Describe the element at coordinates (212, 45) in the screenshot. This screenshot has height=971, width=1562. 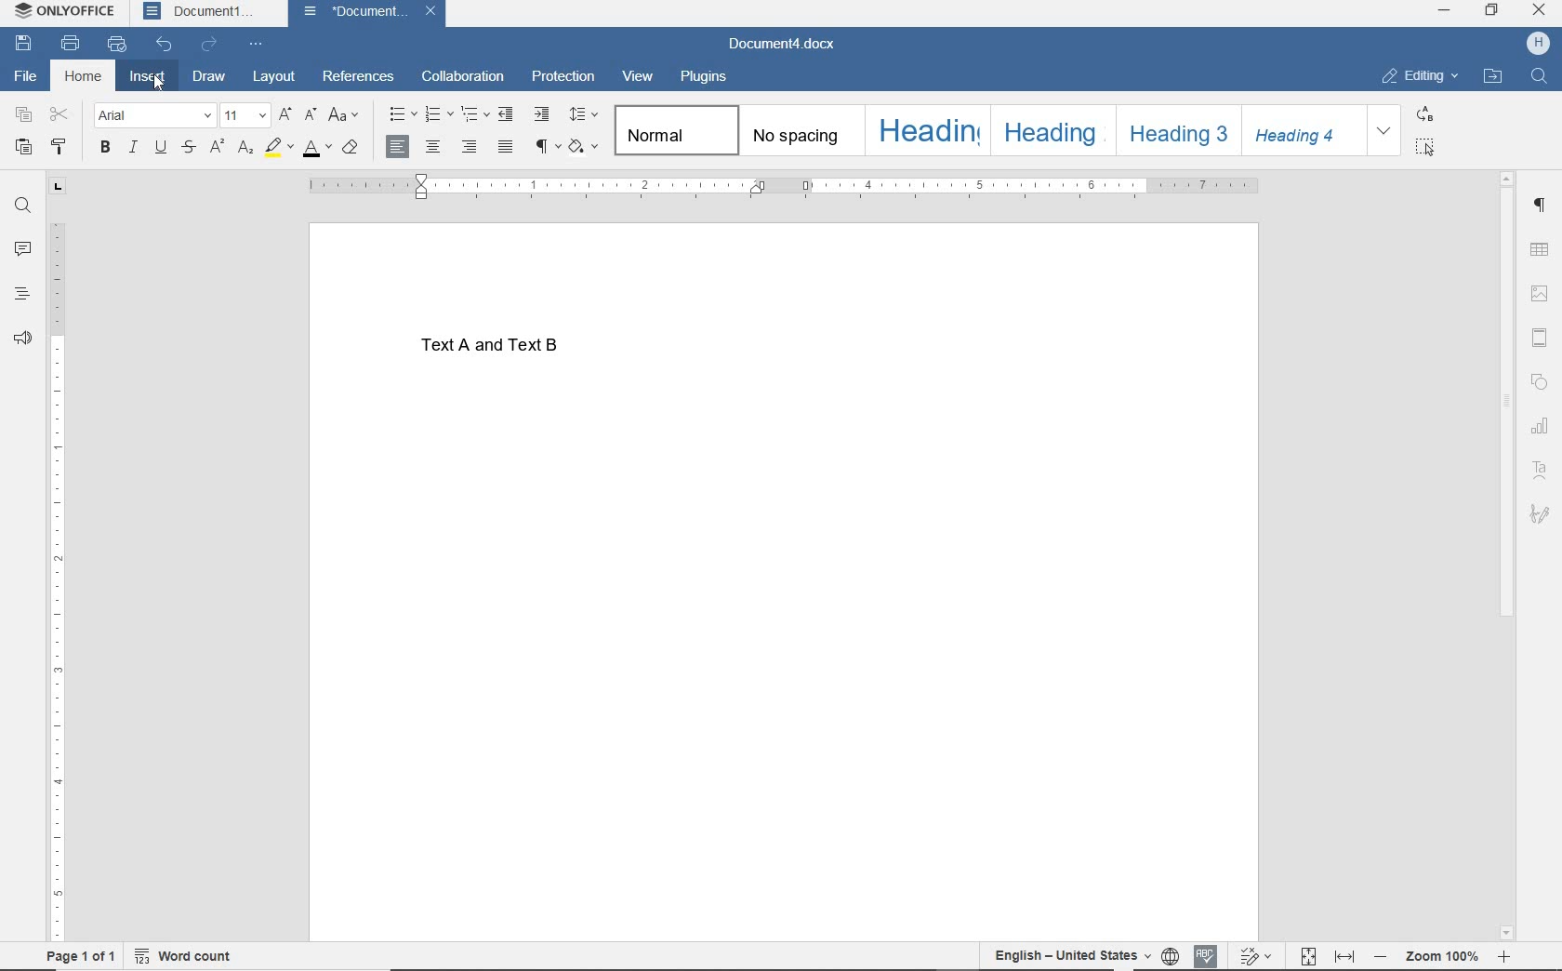
I see `REDO` at that location.